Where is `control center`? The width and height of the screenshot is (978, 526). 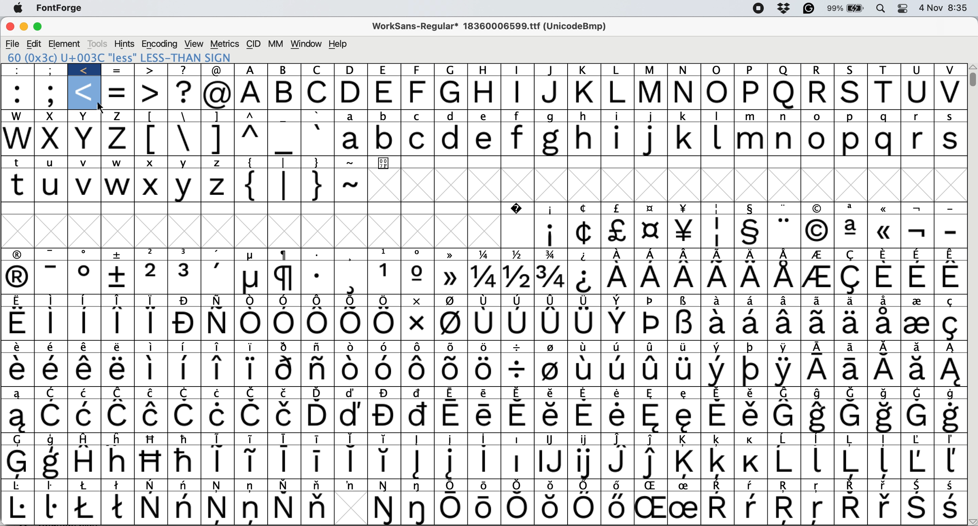 control center is located at coordinates (905, 8).